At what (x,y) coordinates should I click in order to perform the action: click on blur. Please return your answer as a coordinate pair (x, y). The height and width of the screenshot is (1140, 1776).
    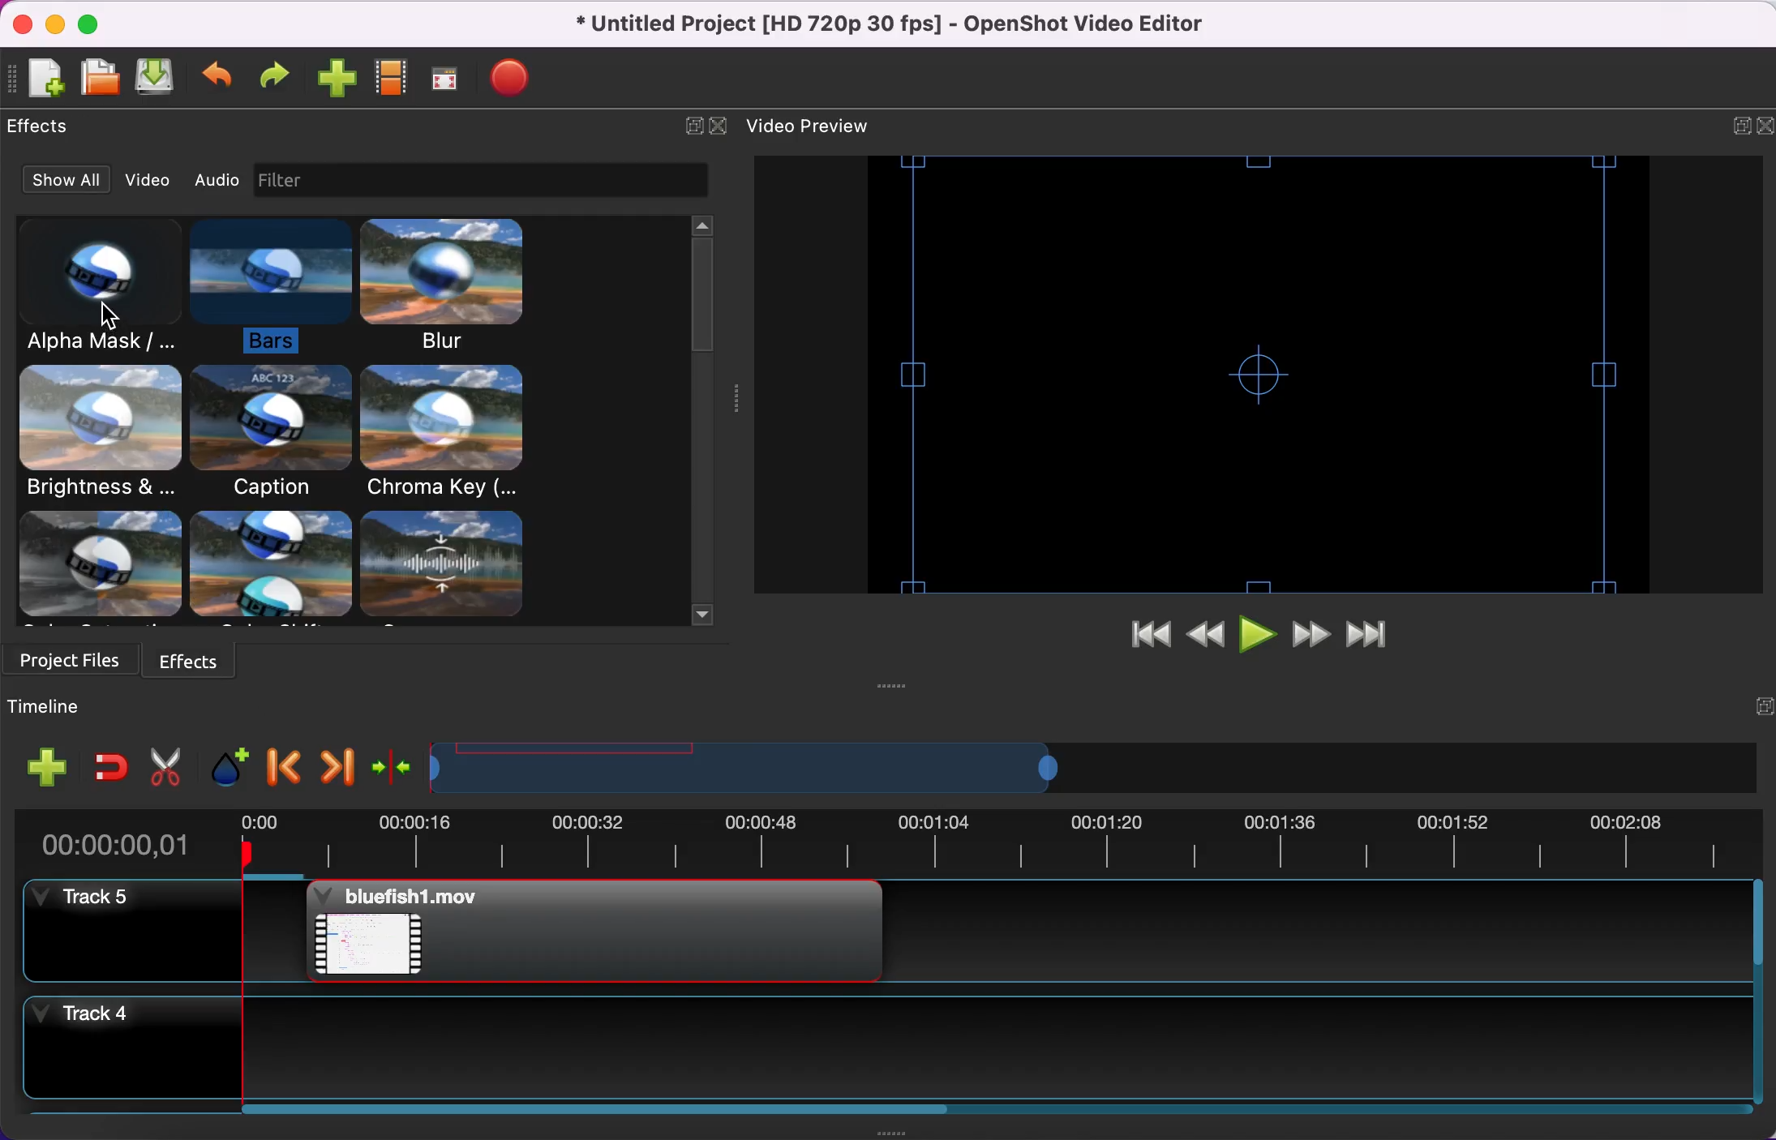
    Looking at the image, I should click on (449, 285).